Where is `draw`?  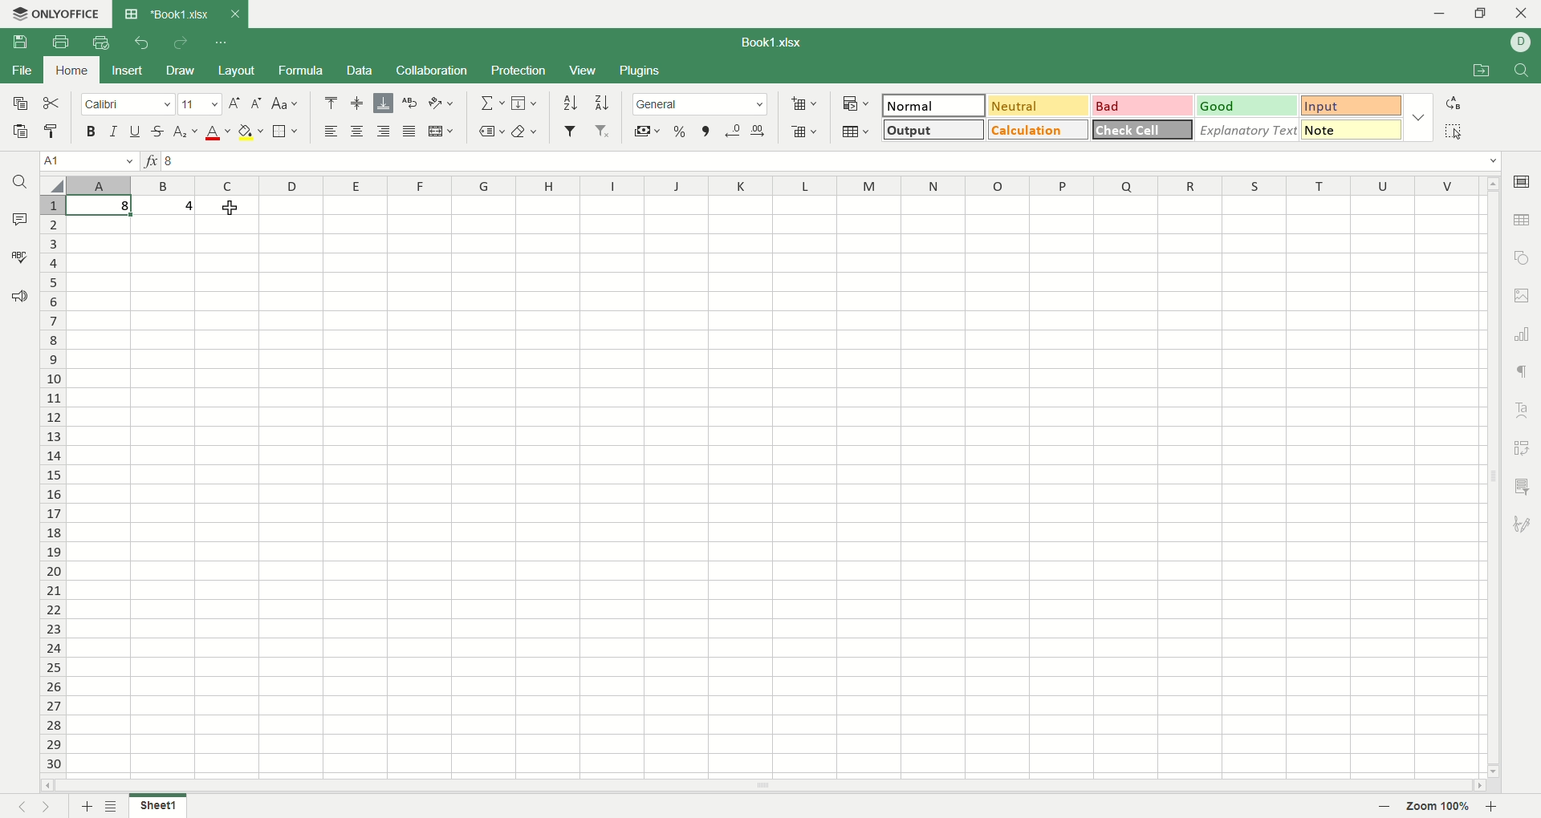
draw is located at coordinates (179, 70).